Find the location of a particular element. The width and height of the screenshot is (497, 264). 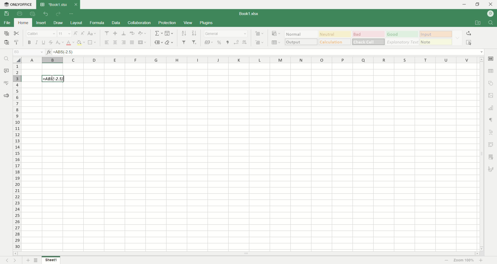

percent style is located at coordinates (219, 43).